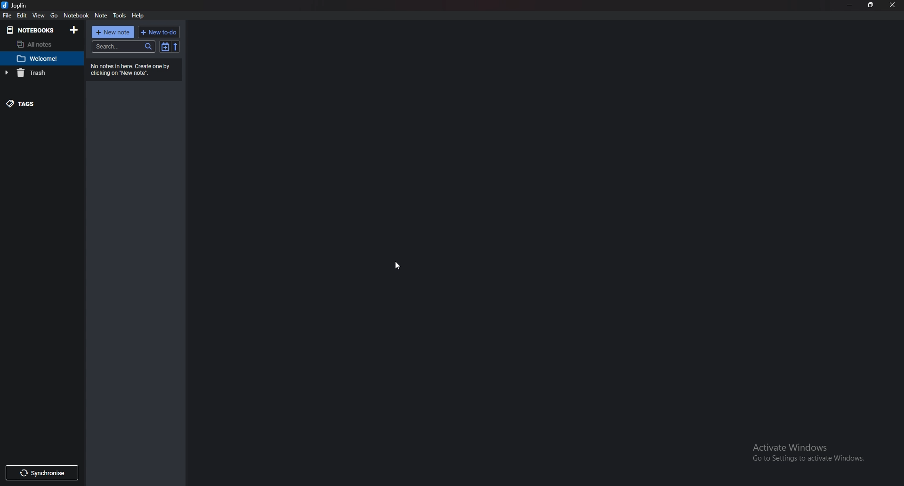 The width and height of the screenshot is (904, 486). I want to click on Toggle sort order, so click(165, 48).